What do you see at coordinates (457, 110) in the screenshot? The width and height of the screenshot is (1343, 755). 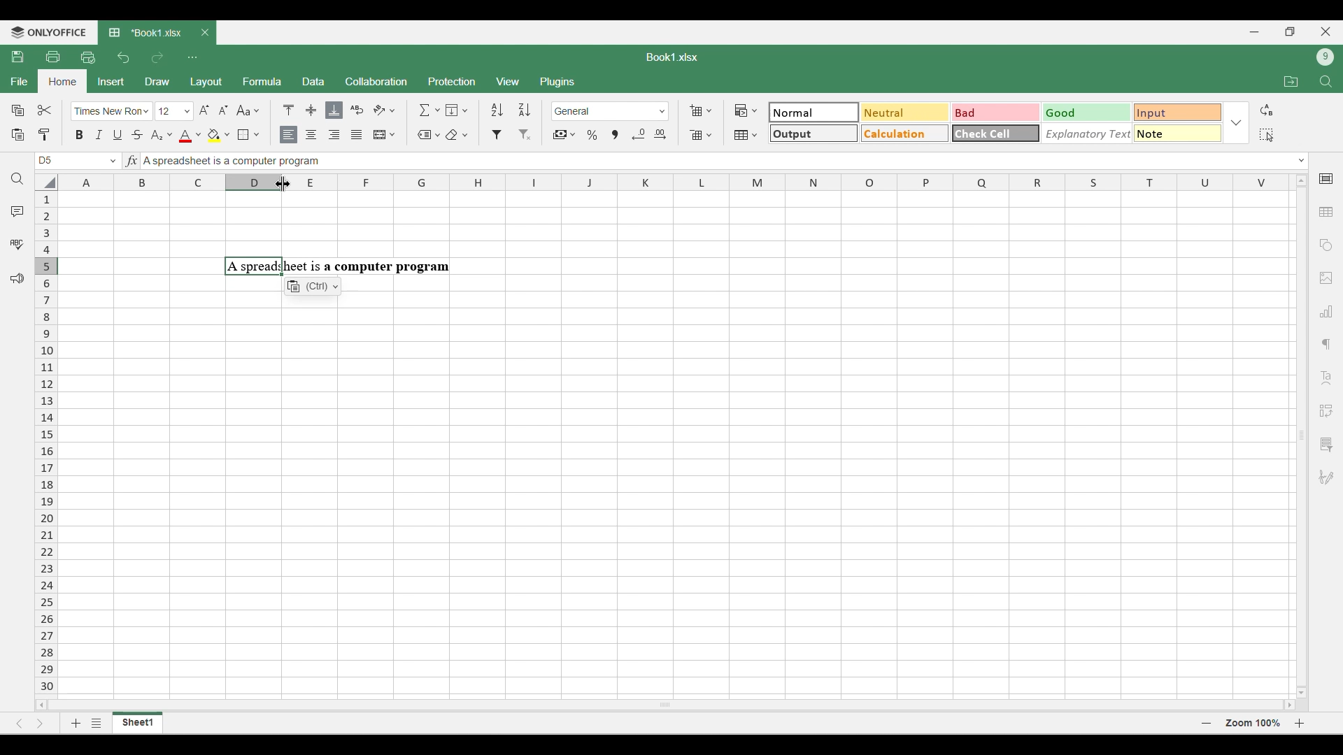 I see `Fill options` at bounding box center [457, 110].